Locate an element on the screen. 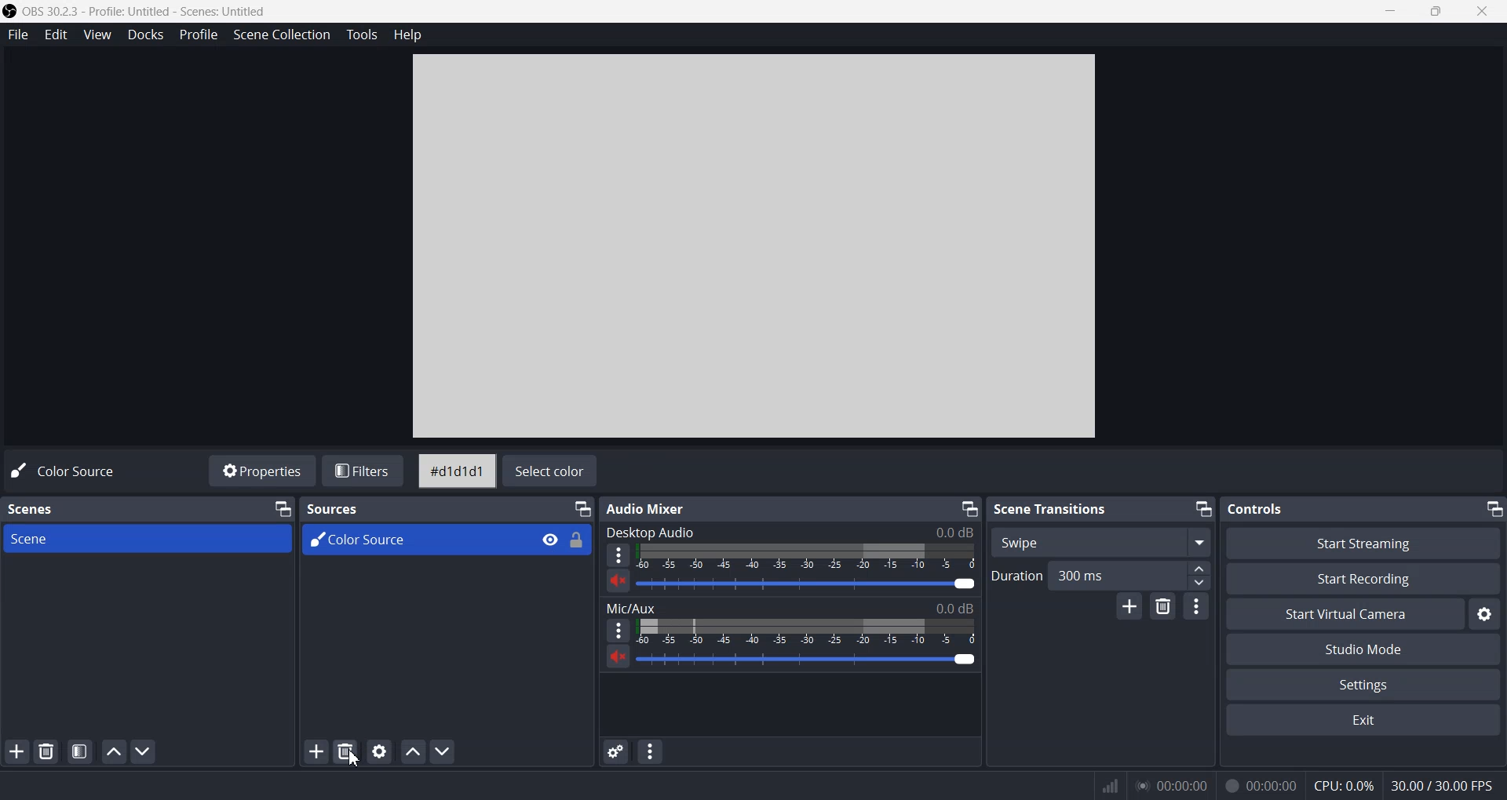 This screenshot has width=1507, height=800. Add Source is located at coordinates (316, 751).